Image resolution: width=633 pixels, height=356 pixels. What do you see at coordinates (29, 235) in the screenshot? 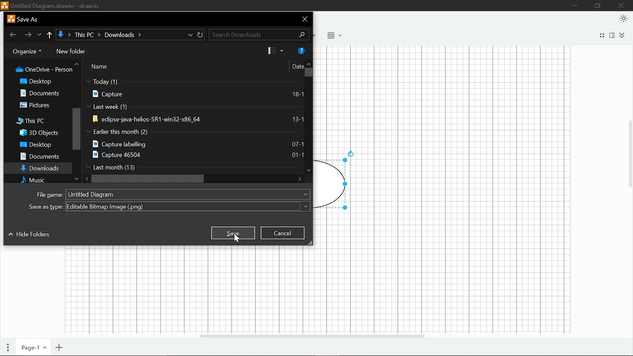
I see `Hide folders` at bounding box center [29, 235].